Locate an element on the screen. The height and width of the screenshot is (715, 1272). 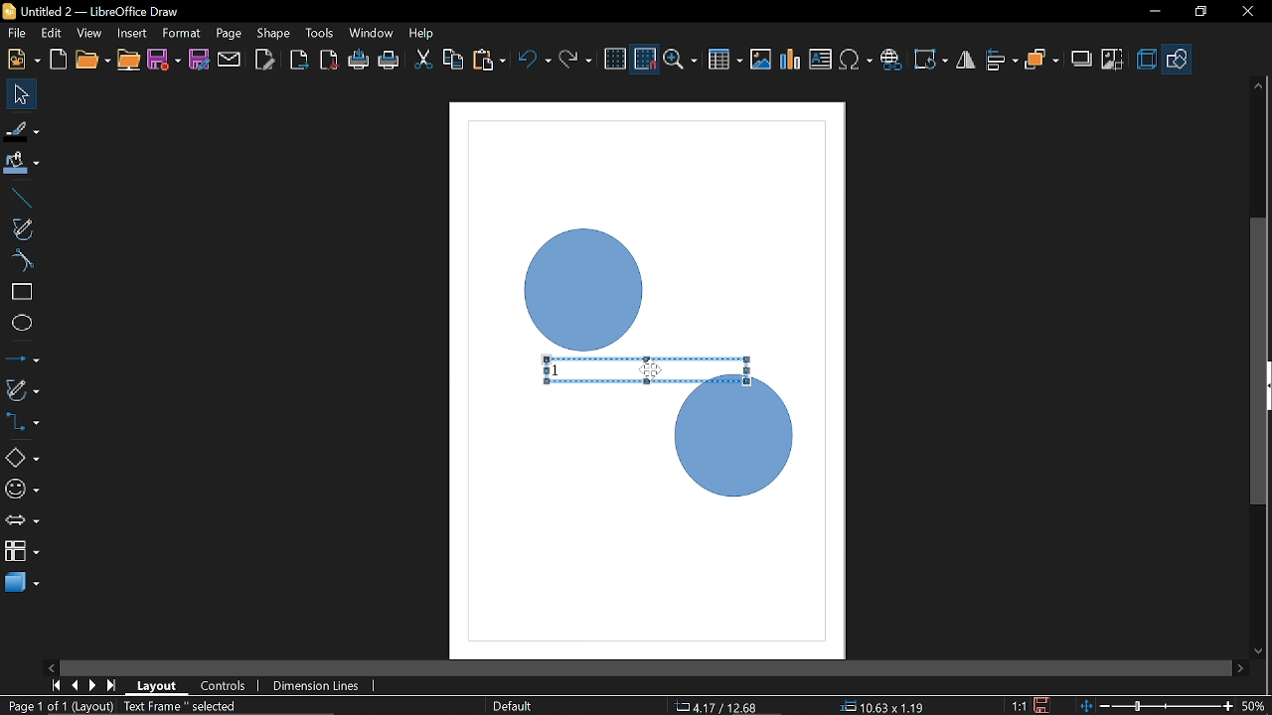
Shapes is located at coordinates (21, 457).